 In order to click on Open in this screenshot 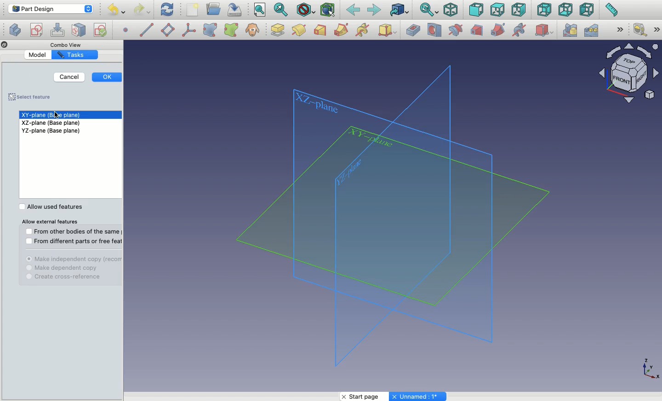, I will do `click(215, 9)`.